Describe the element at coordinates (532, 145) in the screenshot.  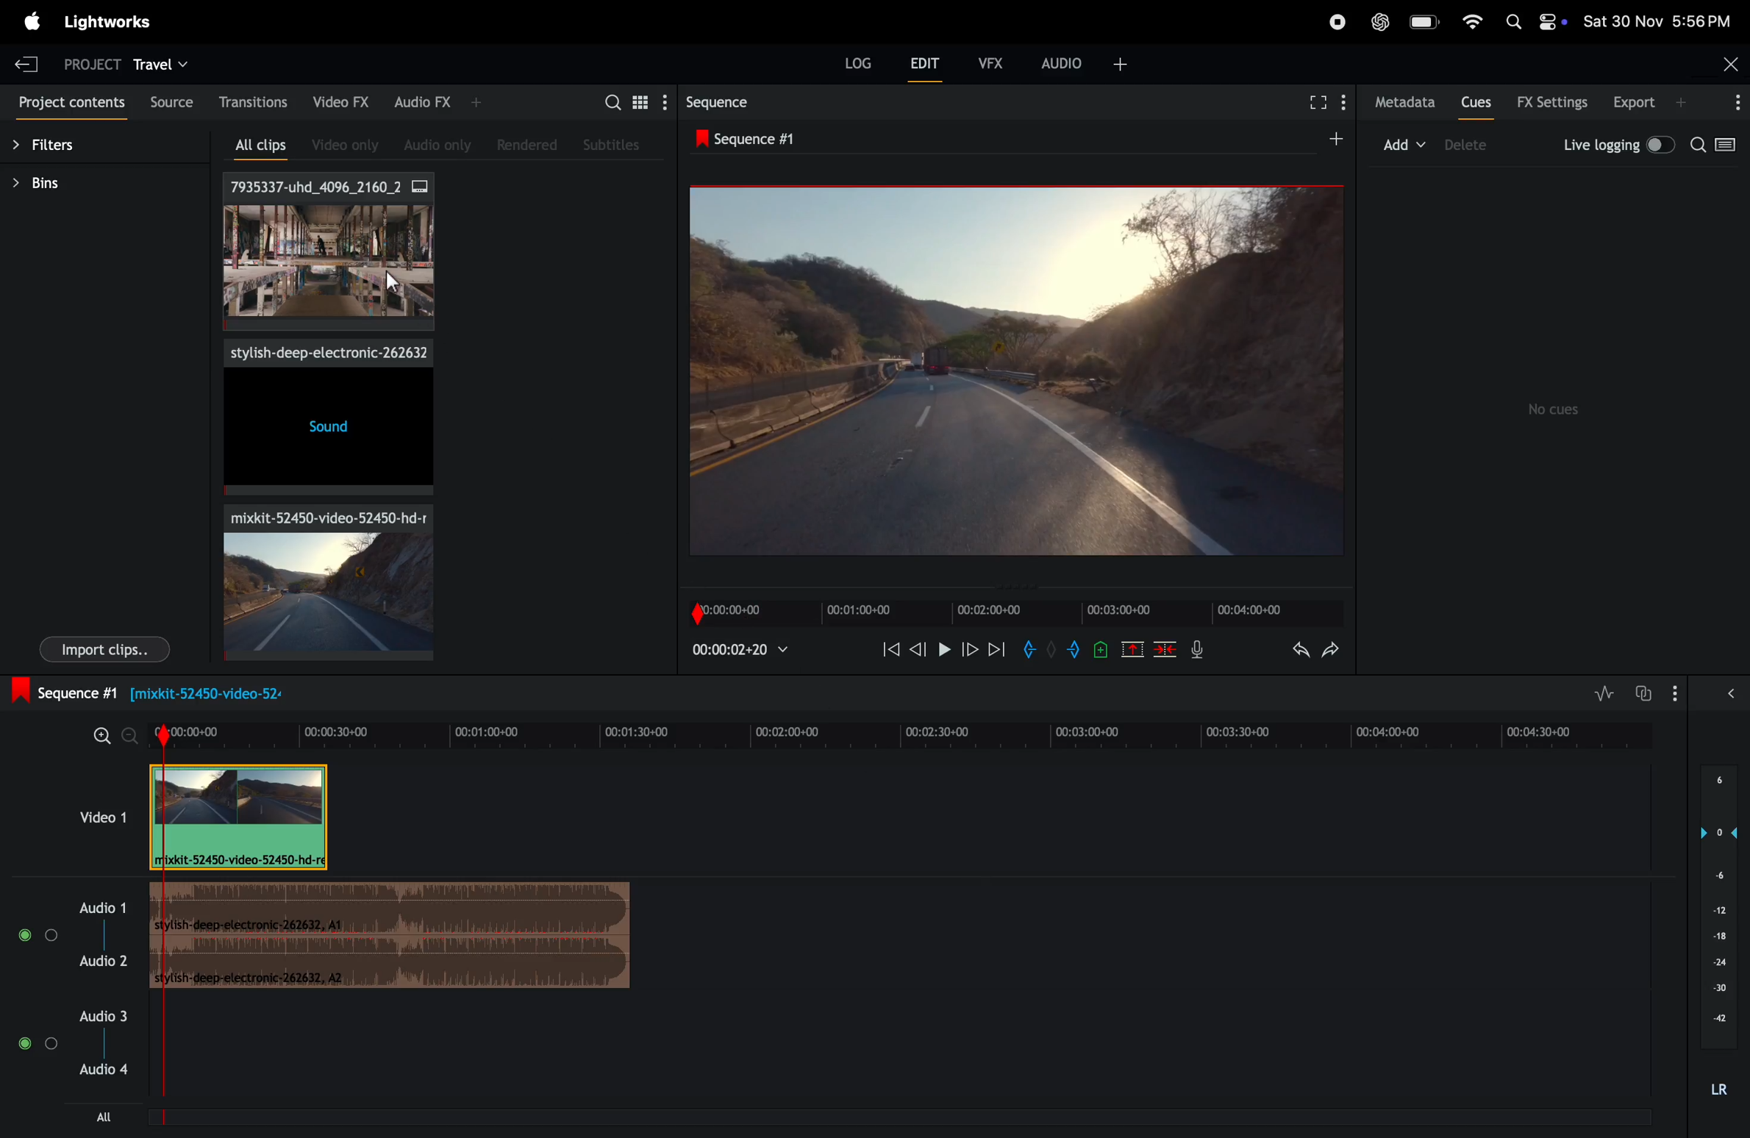
I see `rendered` at that location.